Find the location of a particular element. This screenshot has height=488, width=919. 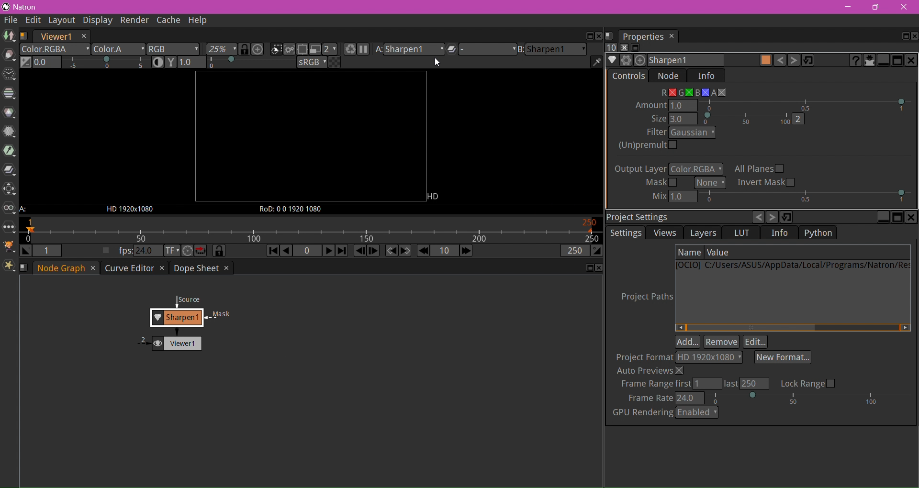

Layout is located at coordinates (61, 21).